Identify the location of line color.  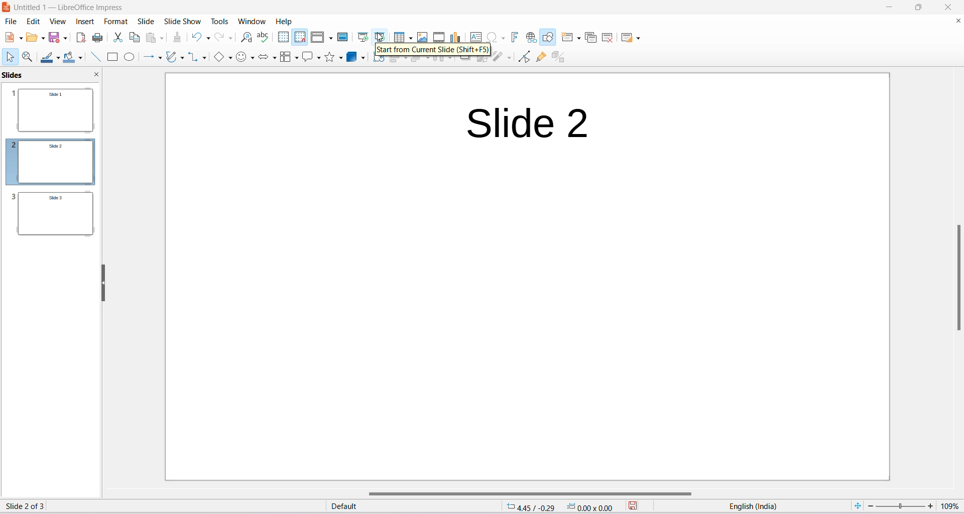
(47, 58).